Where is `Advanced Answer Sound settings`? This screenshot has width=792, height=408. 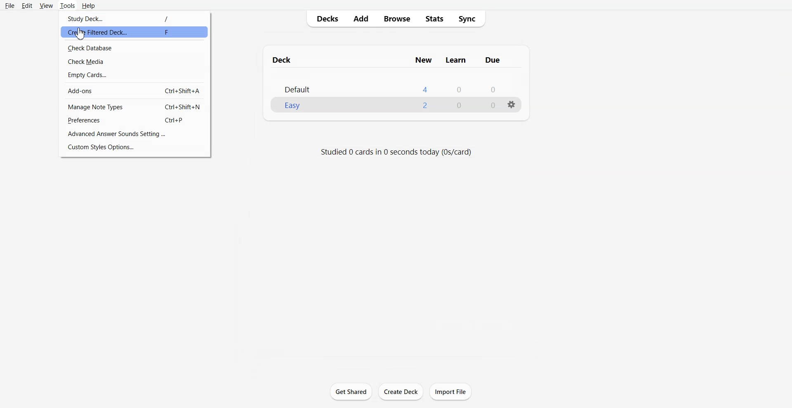
Advanced Answer Sound settings is located at coordinates (135, 134).